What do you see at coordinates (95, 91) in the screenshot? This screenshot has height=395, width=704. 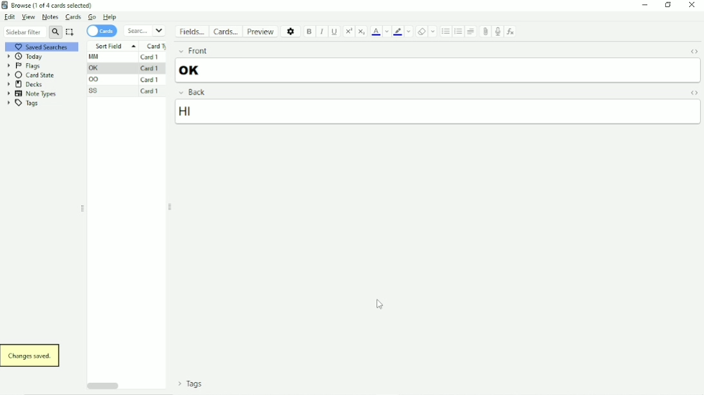 I see `SS` at bounding box center [95, 91].